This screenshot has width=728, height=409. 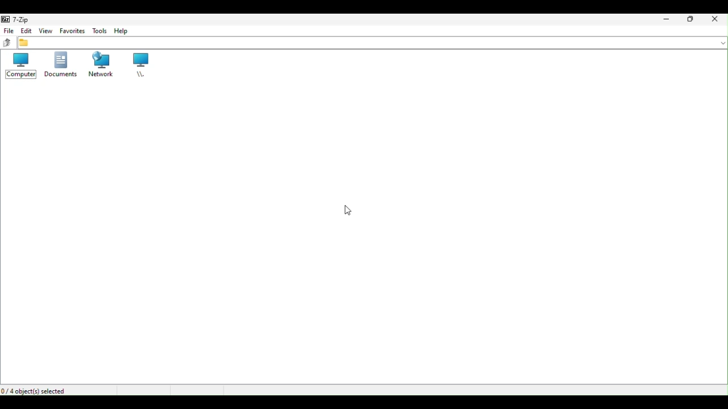 What do you see at coordinates (717, 19) in the screenshot?
I see `Clothes` at bounding box center [717, 19].